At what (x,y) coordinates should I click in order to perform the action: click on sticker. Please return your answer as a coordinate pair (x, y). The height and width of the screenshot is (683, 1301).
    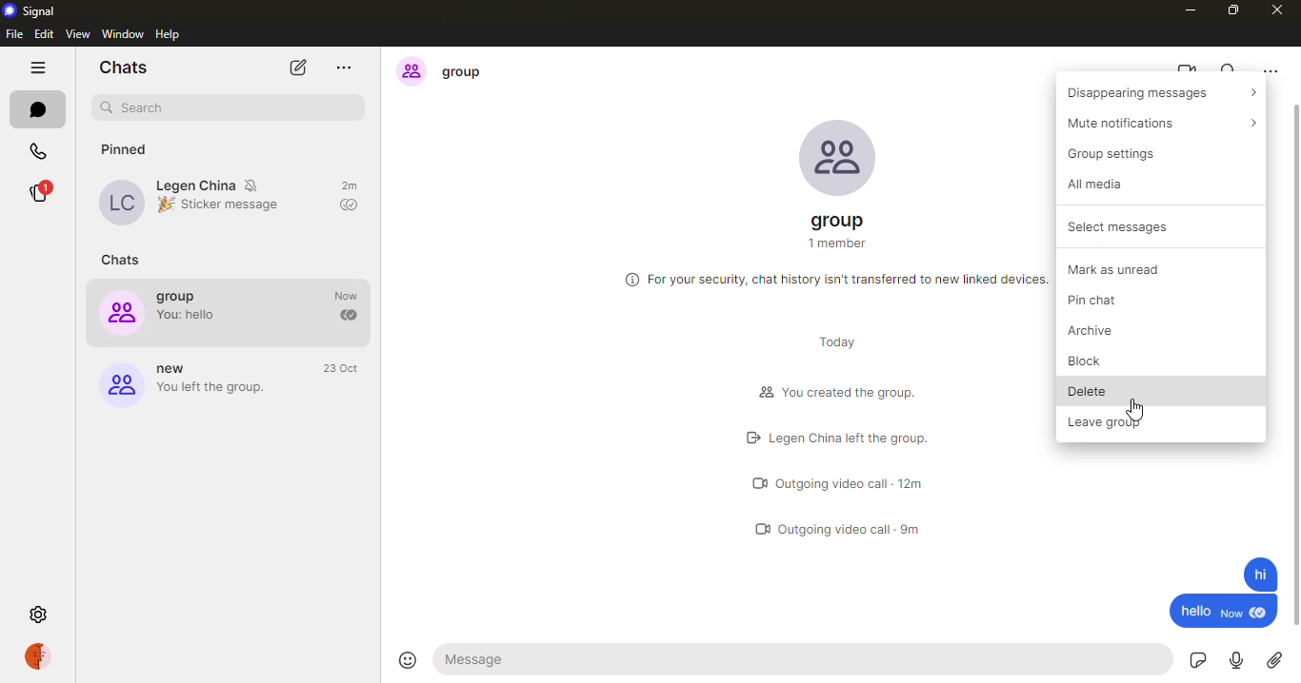
    Looking at the image, I should click on (1193, 662).